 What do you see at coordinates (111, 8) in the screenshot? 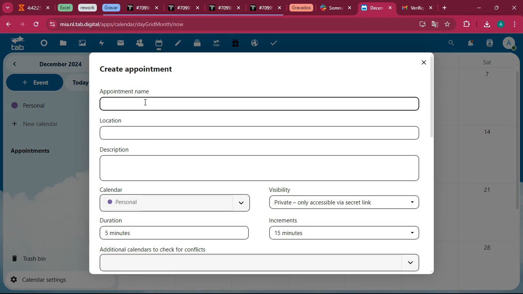
I see `tab` at bounding box center [111, 8].